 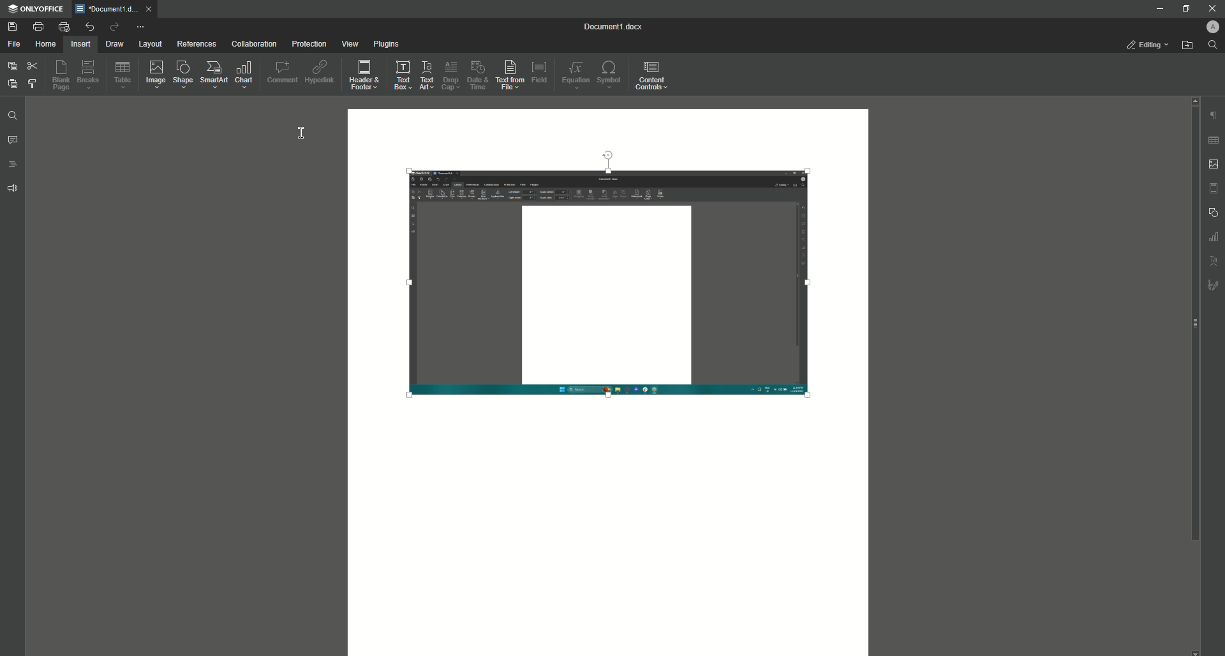 What do you see at coordinates (350, 45) in the screenshot?
I see `View` at bounding box center [350, 45].